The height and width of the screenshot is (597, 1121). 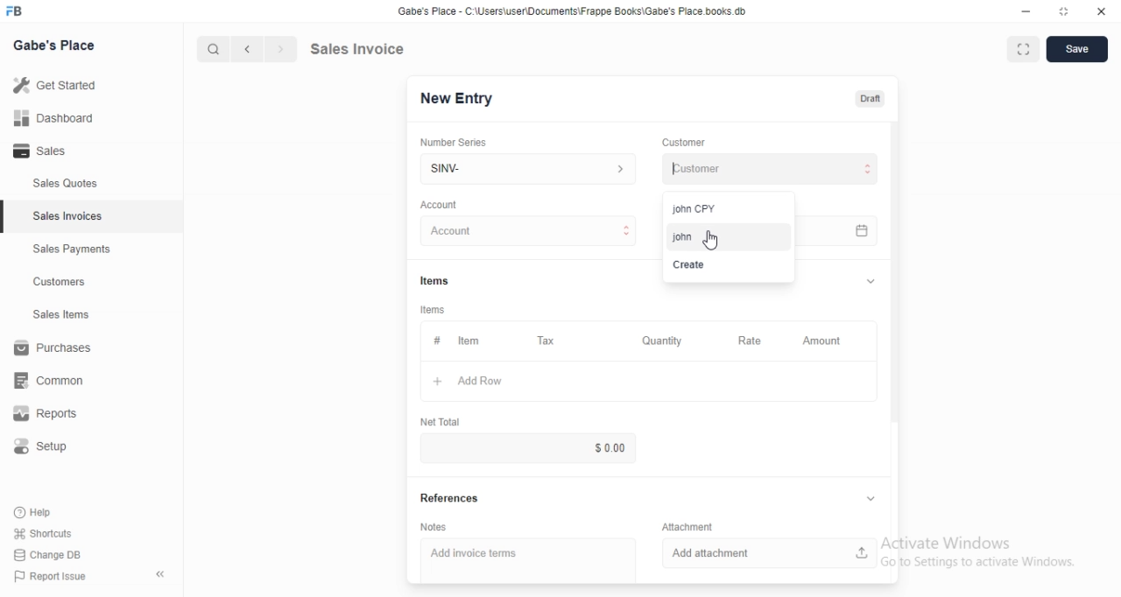 I want to click on tems, so click(x=435, y=310).